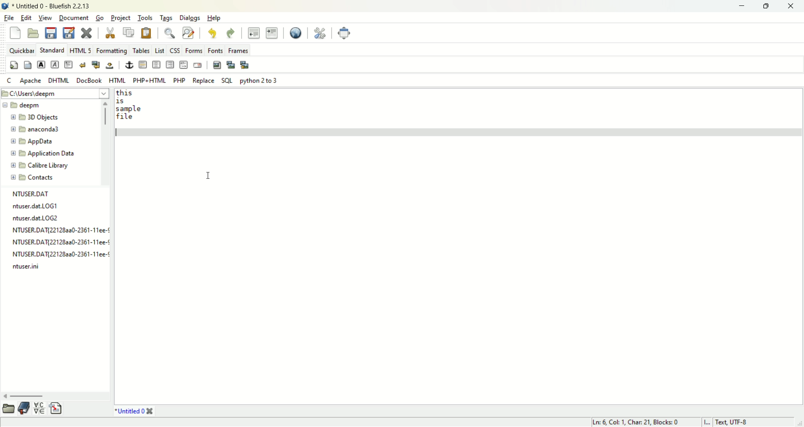  I want to click on quickstart, so click(13, 65).